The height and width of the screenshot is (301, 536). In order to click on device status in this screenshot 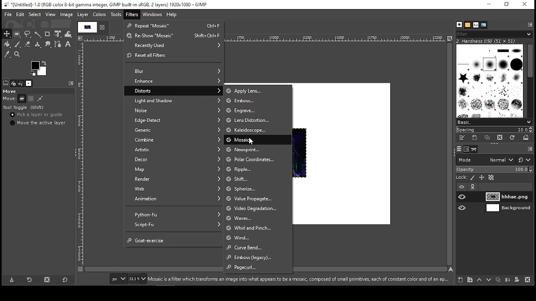, I will do `click(13, 83)`.